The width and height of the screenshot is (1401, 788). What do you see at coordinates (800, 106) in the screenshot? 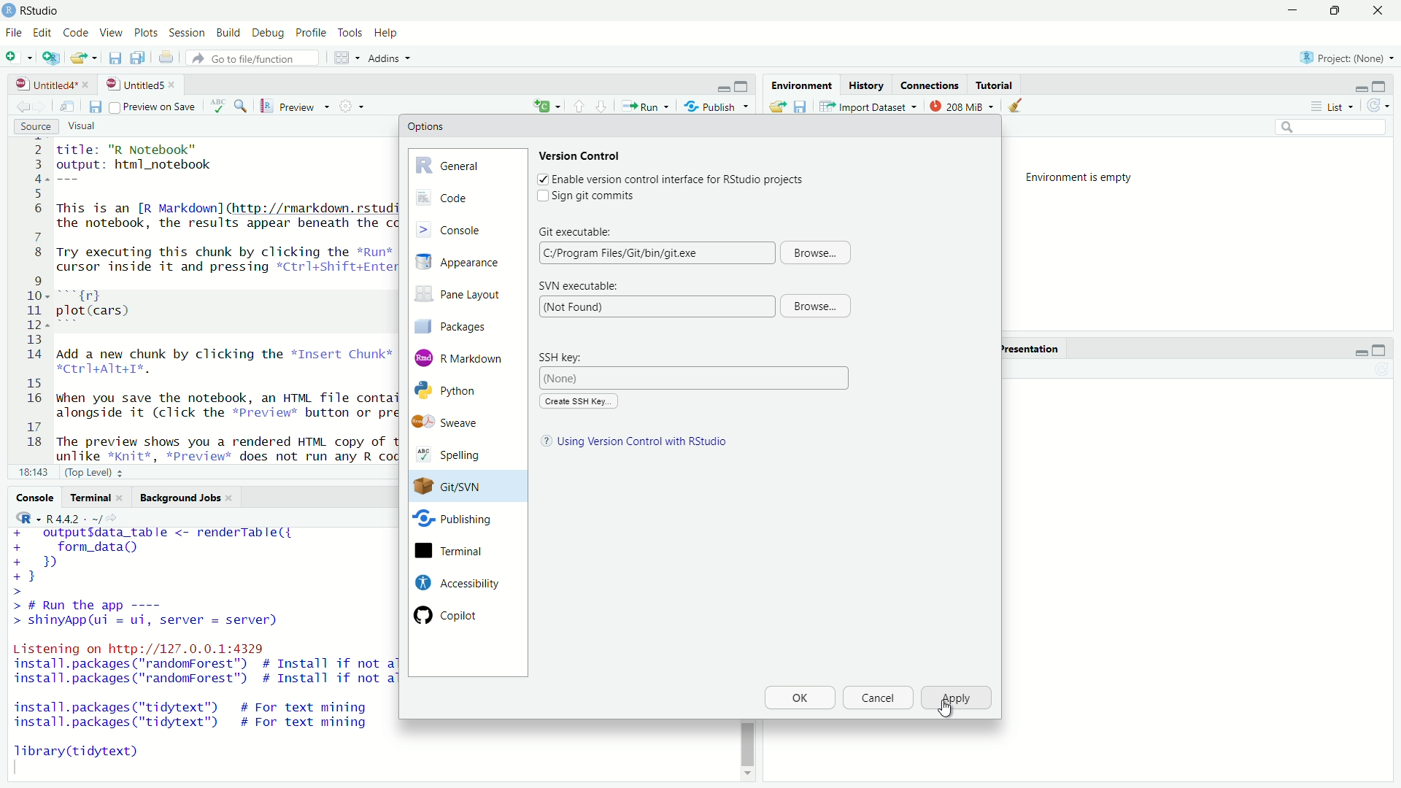
I see `save workspace` at bounding box center [800, 106].